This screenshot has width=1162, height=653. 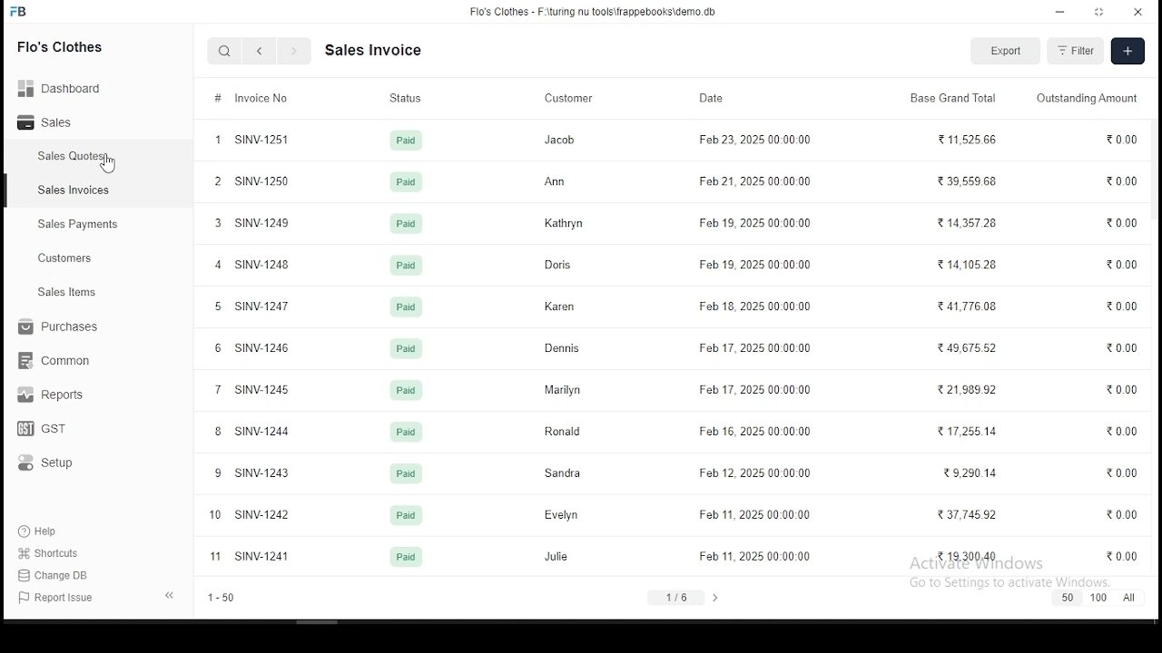 What do you see at coordinates (258, 139) in the screenshot?
I see `1 SINVA251` at bounding box center [258, 139].